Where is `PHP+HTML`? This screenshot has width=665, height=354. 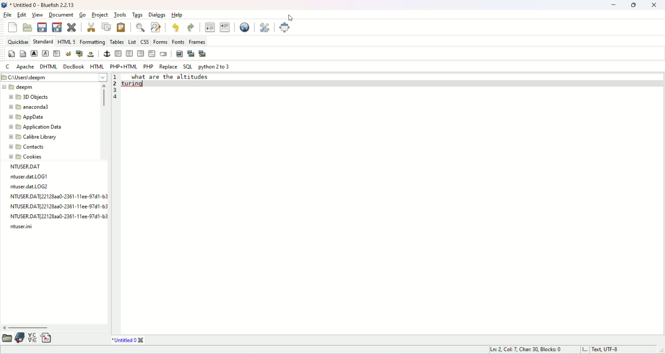
PHP+HTML is located at coordinates (124, 65).